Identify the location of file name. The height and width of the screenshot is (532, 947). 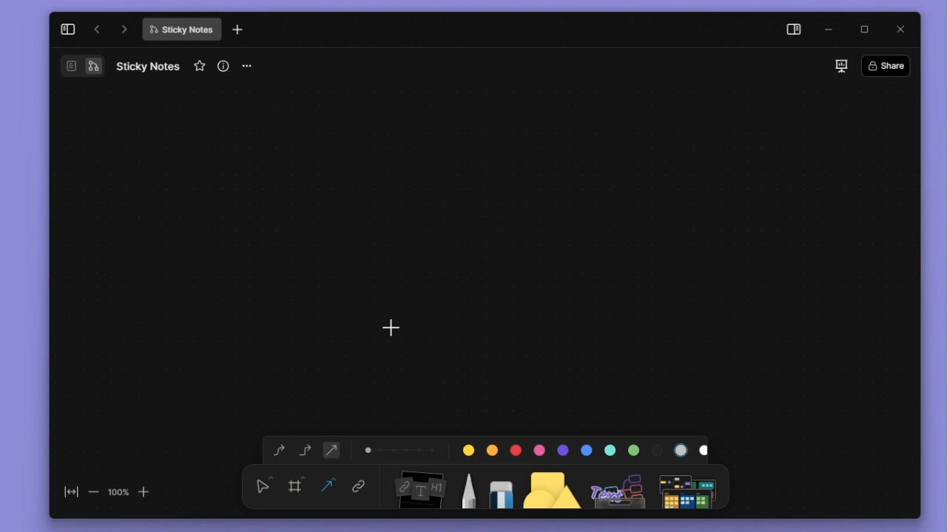
(181, 30).